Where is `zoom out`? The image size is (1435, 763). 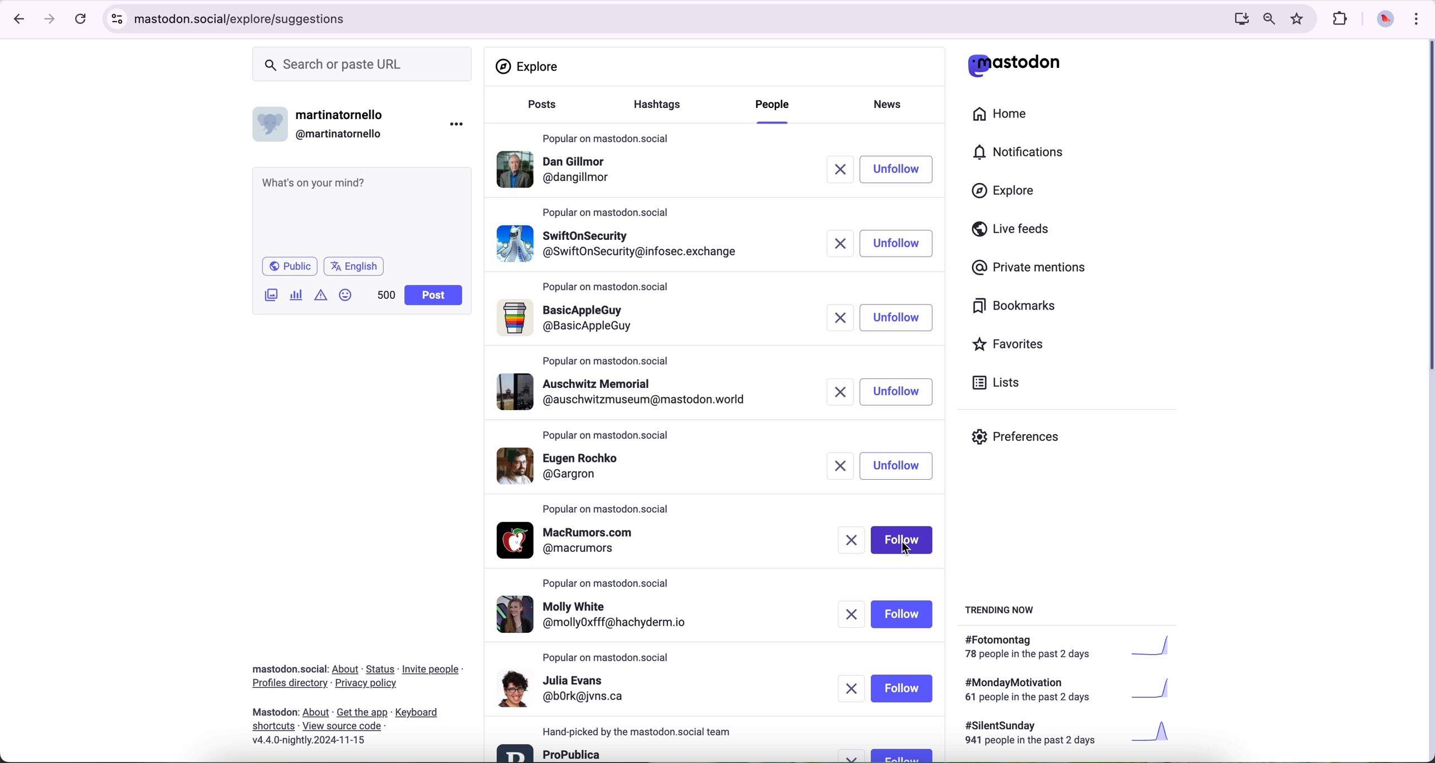 zoom out is located at coordinates (1268, 18).